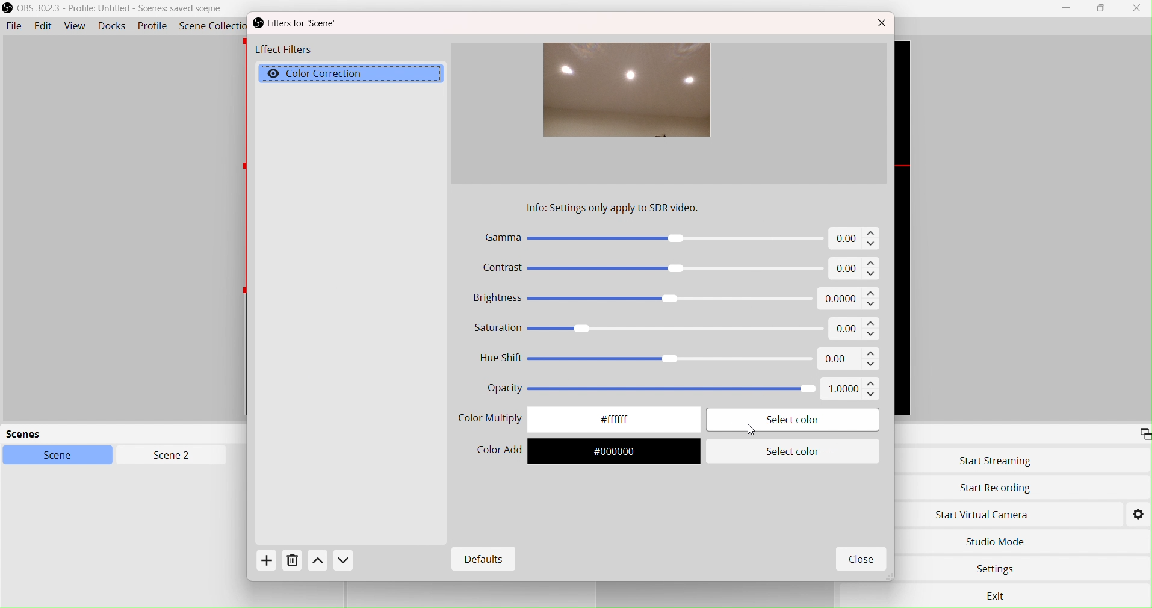  Describe the element at coordinates (43, 26) in the screenshot. I see `Edit` at that location.